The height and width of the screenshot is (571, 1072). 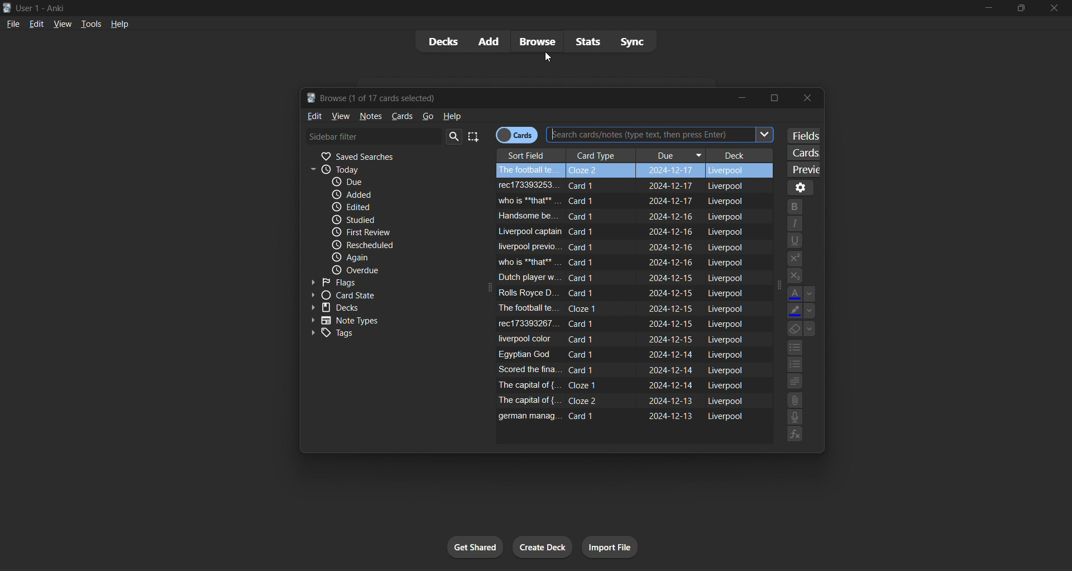 What do you see at coordinates (586, 232) in the screenshot?
I see `card 1` at bounding box center [586, 232].